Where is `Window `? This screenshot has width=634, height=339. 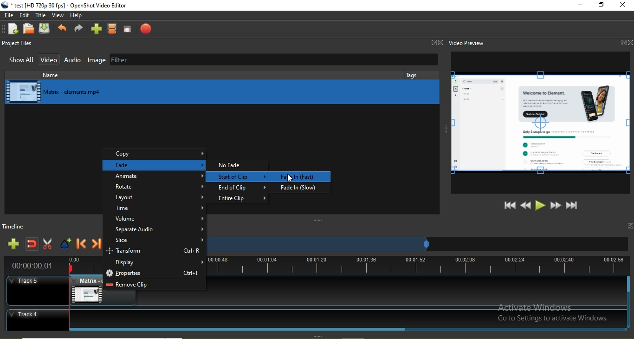
Window  is located at coordinates (434, 42).